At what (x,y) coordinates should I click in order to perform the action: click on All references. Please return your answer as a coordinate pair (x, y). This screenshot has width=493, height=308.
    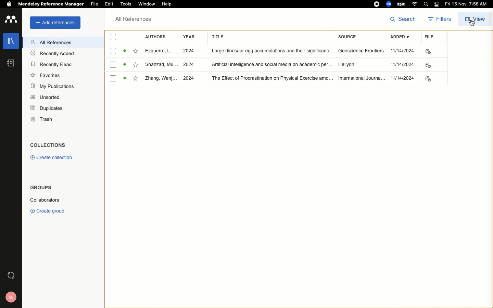
    Looking at the image, I should click on (131, 20).